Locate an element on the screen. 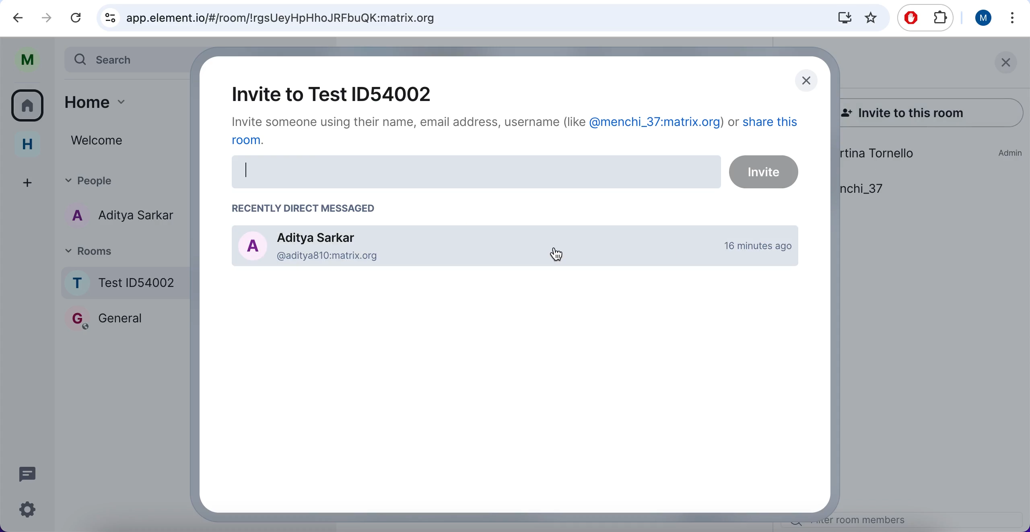  redo is located at coordinates (46, 18).